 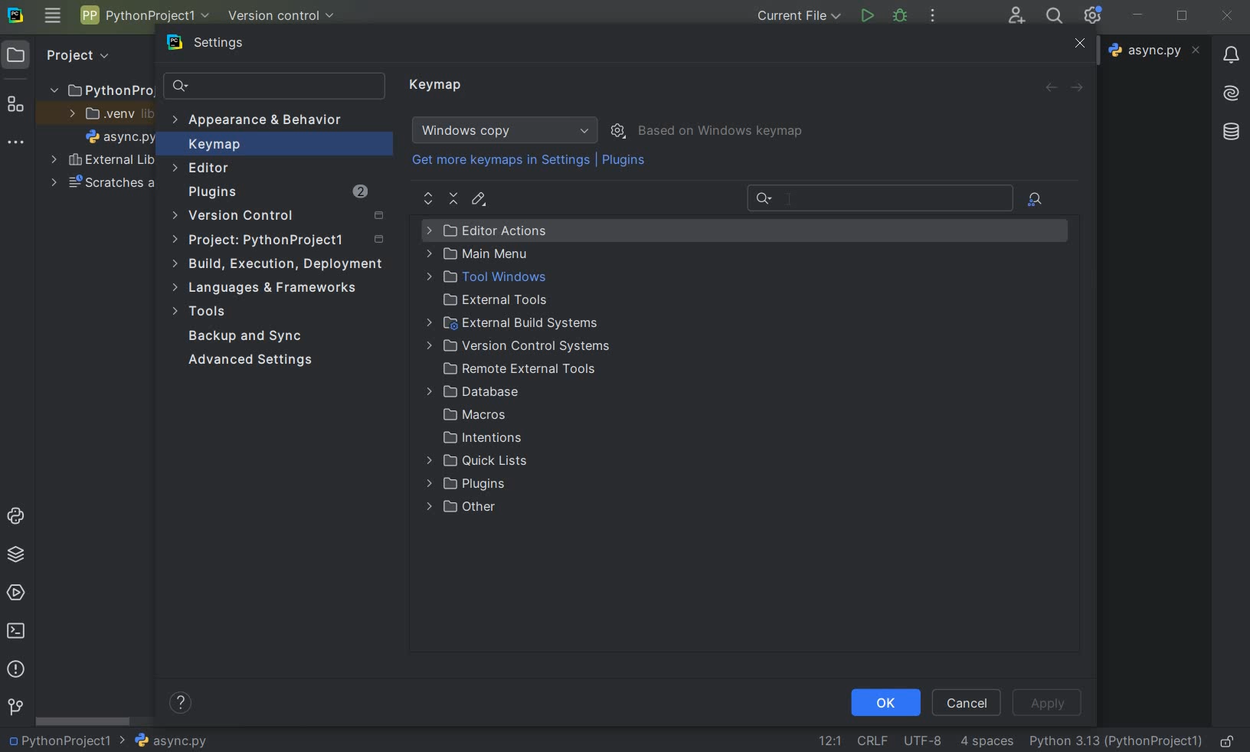 What do you see at coordinates (279, 263) in the screenshot?
I see `build, execution, deployment` at bounding box center [279, 263].